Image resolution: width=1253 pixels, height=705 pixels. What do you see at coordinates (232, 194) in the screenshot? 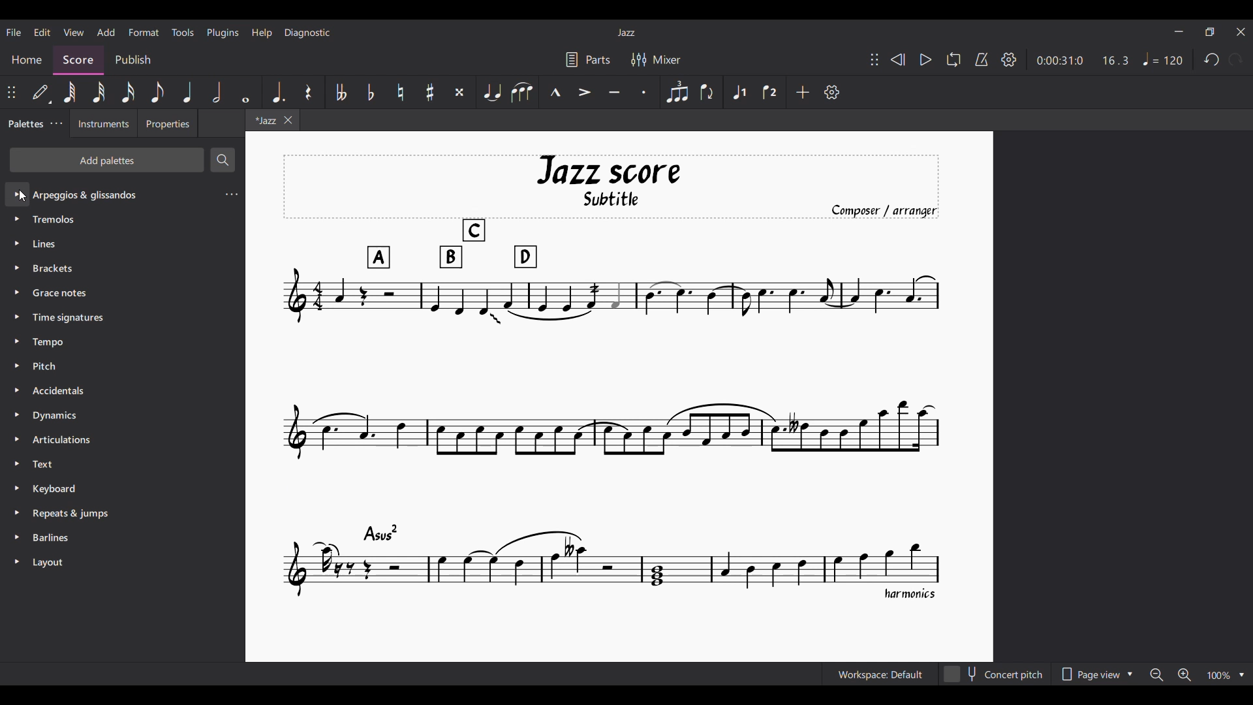
I see `Settings for current palette selected` at bounding box center [232, 194].